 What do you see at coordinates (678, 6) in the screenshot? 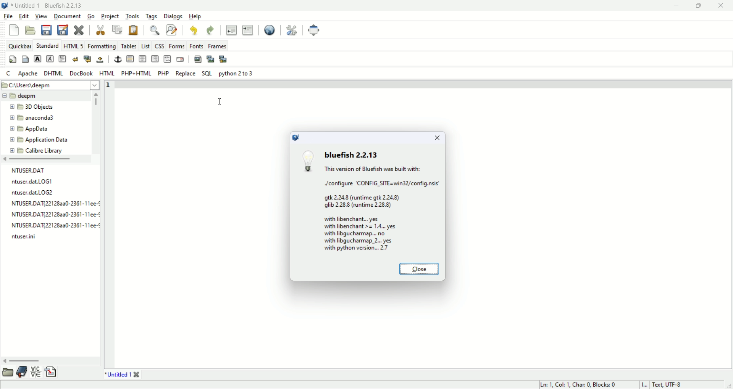
I see `minimize` at bounding box center [678, 6].